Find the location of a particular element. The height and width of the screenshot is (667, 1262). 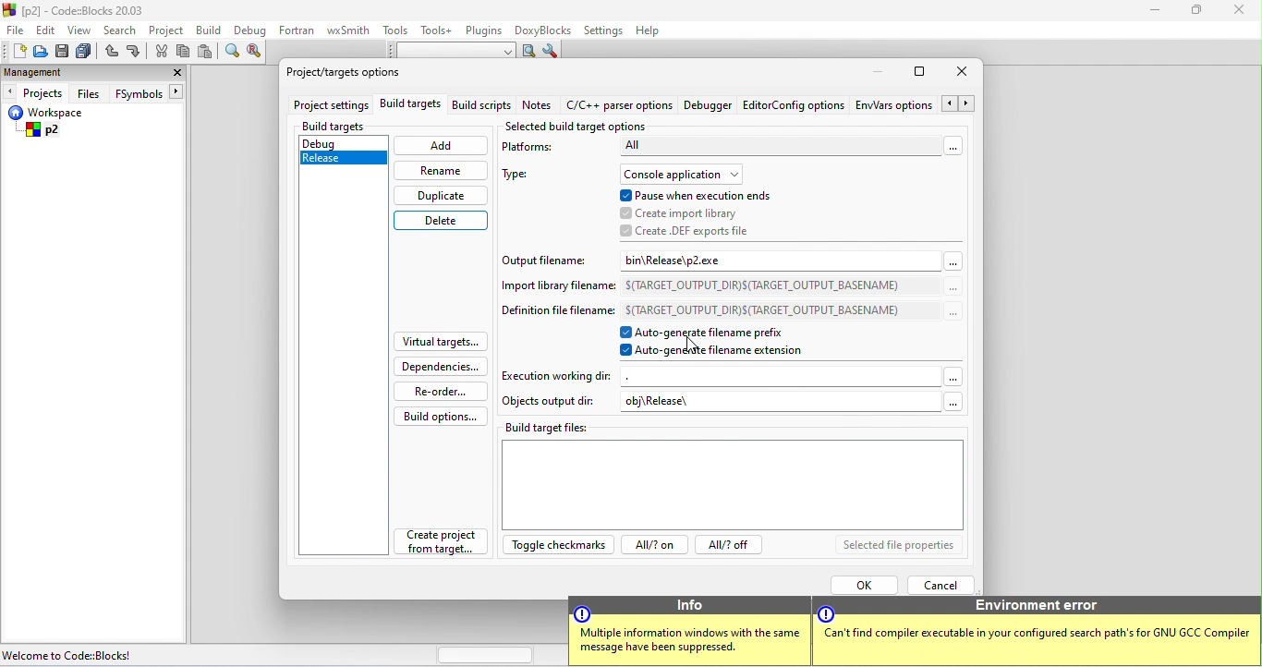

new is located at coordinates (14, 51).